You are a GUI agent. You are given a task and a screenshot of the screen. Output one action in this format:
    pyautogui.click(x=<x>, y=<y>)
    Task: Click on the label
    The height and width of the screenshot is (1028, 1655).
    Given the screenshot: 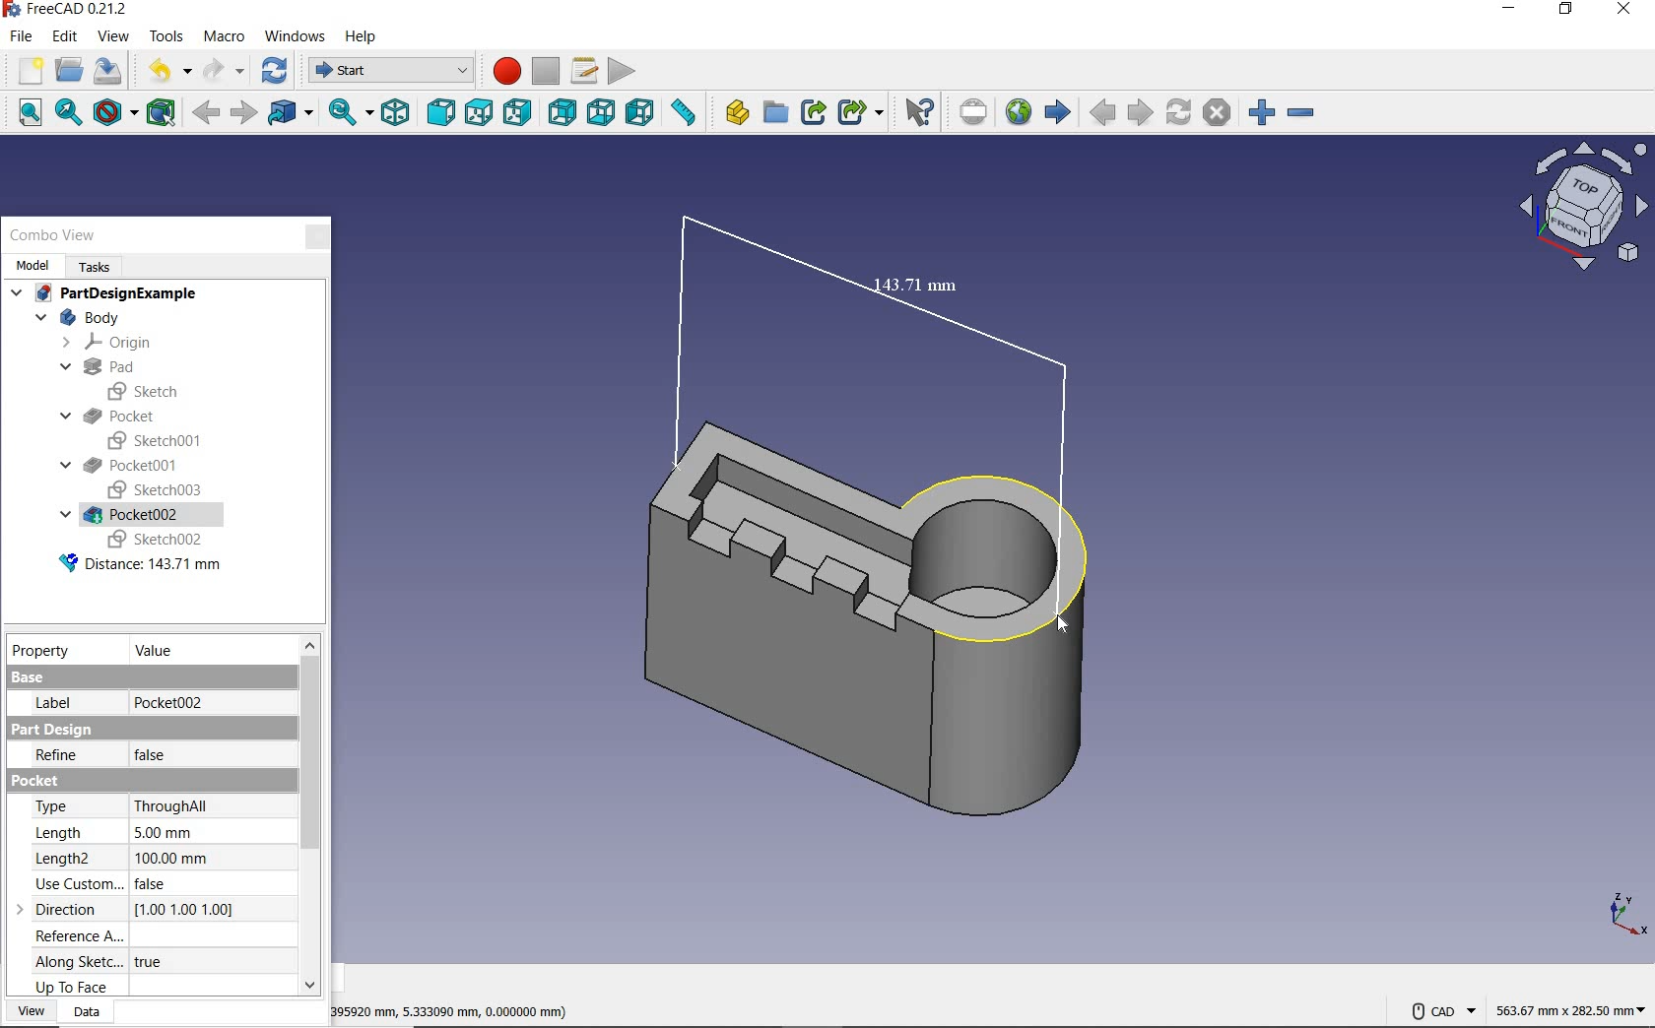 What is the action you would take?
    pyautogui.click(x=54, y=704)
    